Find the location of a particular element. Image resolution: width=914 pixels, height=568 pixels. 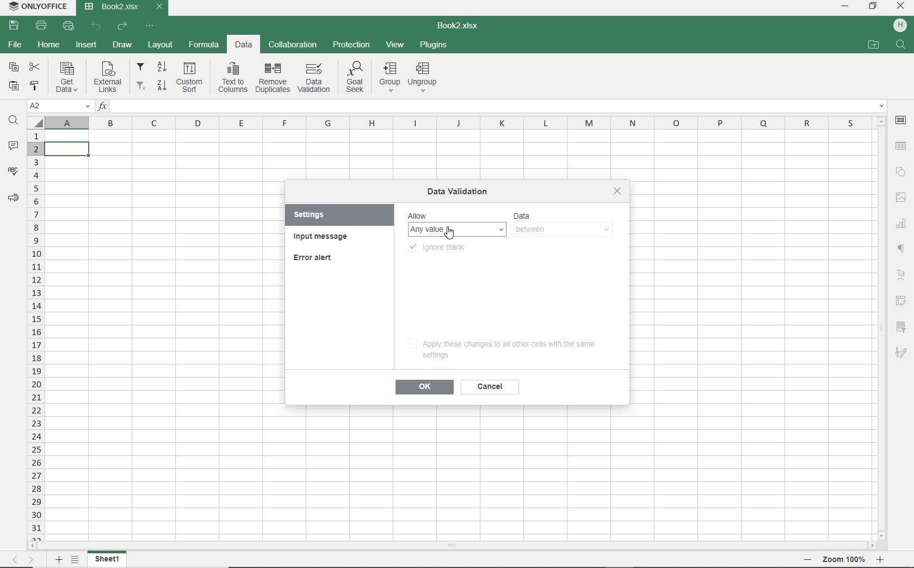

PLUGINS is located at coordinates (434, 44).